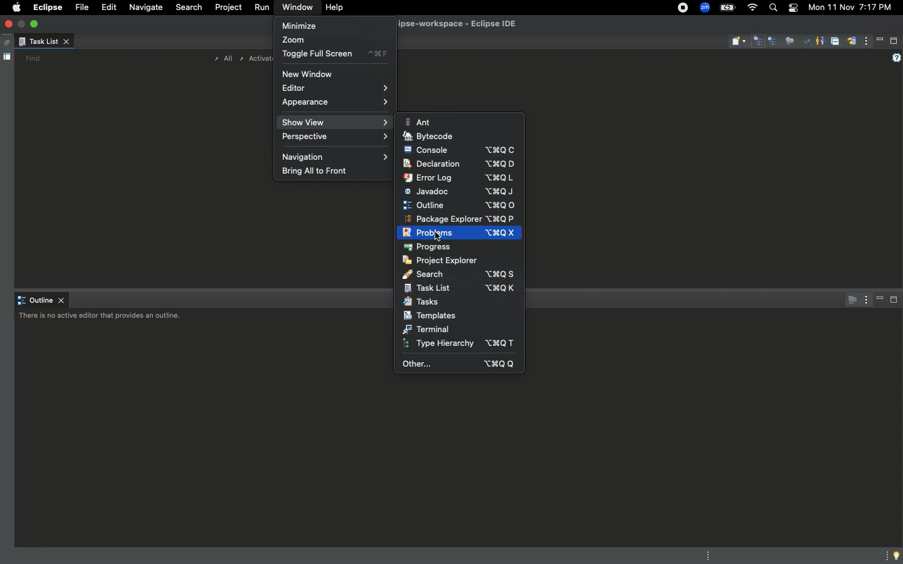 Image resolution: width=903 pixels, height=564 pixels. I want to click on Templates, so click(437, 316).